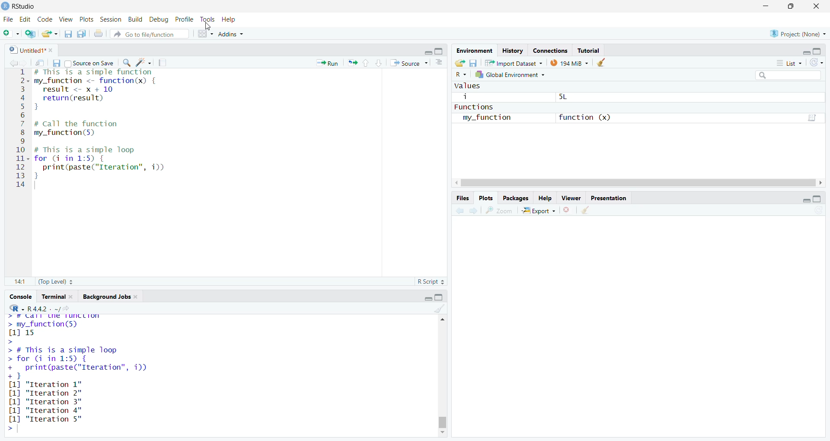 The width and height of the screenshot is (830, 441). What do you see at coordinates (802, 200) in the screenshot?
I see `minimize` at bounding box center [802, 200].